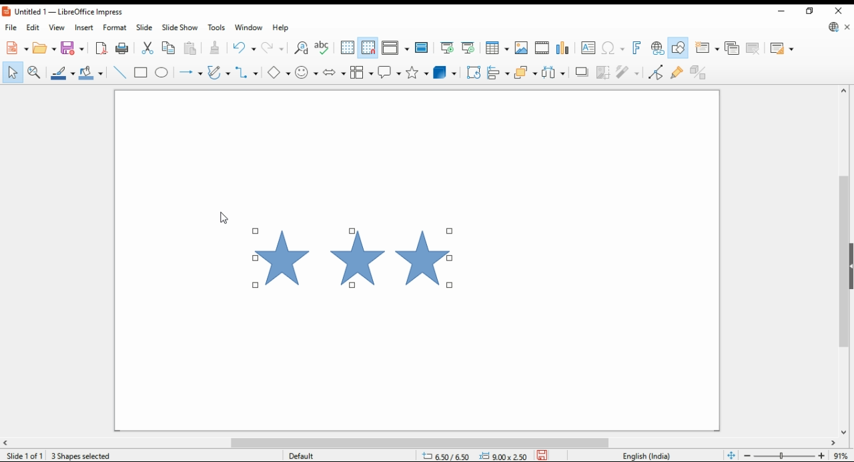  I want to click on rectangle, so click(141, 72).